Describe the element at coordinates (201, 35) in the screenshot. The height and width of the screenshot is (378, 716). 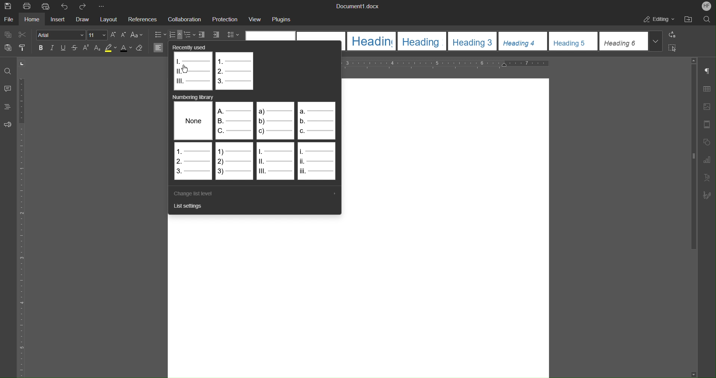
I see `Decrease Indent` at that location.